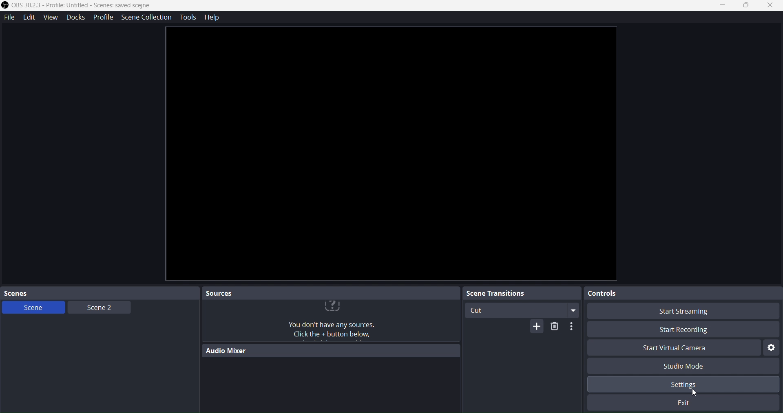  I want to click on OBS Studio, so click(83, 7).